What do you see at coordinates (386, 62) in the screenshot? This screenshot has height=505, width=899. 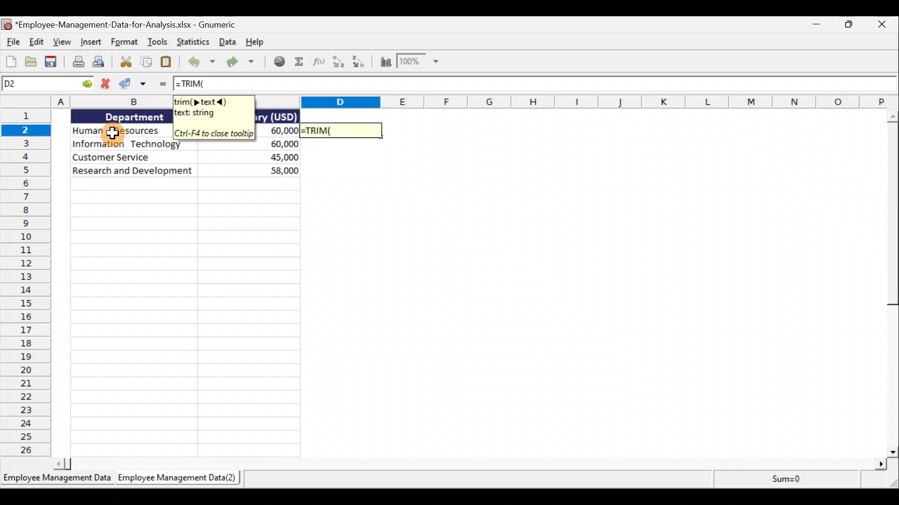 I see `Insert a chart` at bounding box center [386, 62].